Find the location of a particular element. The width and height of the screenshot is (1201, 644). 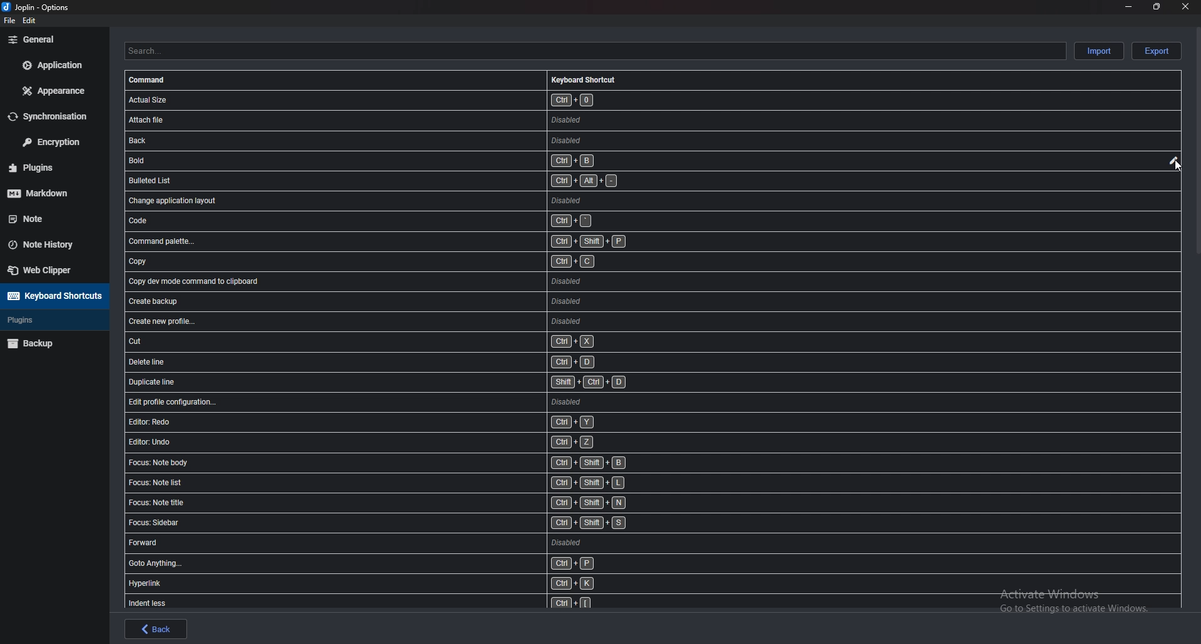

shortcut is located at coordinates (381, 221).